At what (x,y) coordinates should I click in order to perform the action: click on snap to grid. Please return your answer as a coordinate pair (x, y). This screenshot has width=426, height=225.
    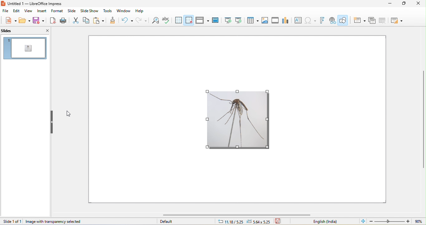
    Looking at the image, I should click on (188, 20).